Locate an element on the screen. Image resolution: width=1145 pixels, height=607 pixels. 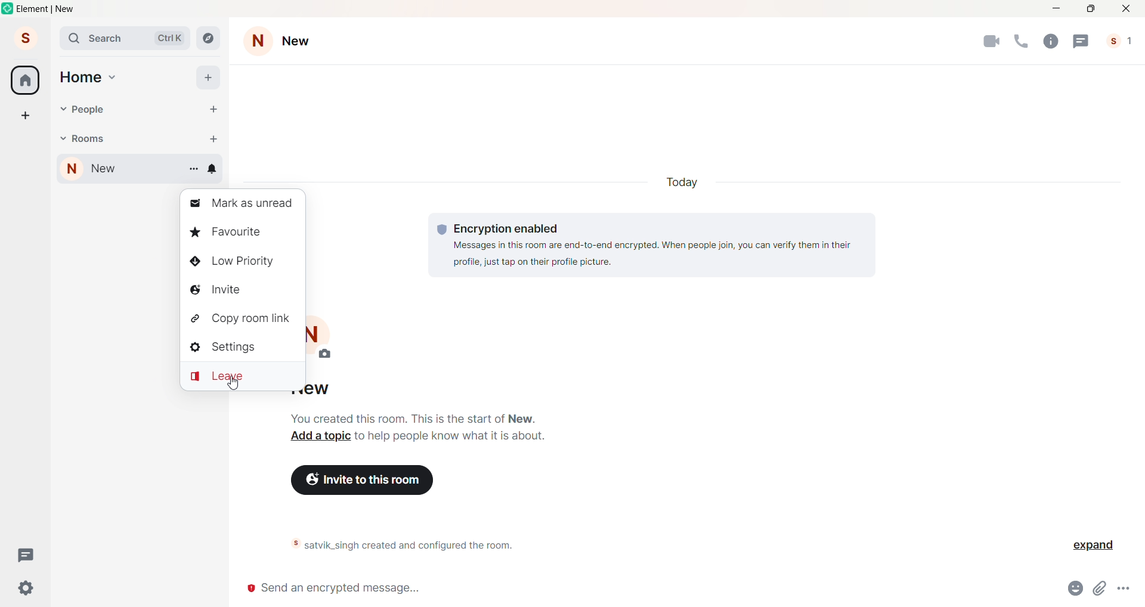
Mark as Unread is located at coordinates (239, 206).